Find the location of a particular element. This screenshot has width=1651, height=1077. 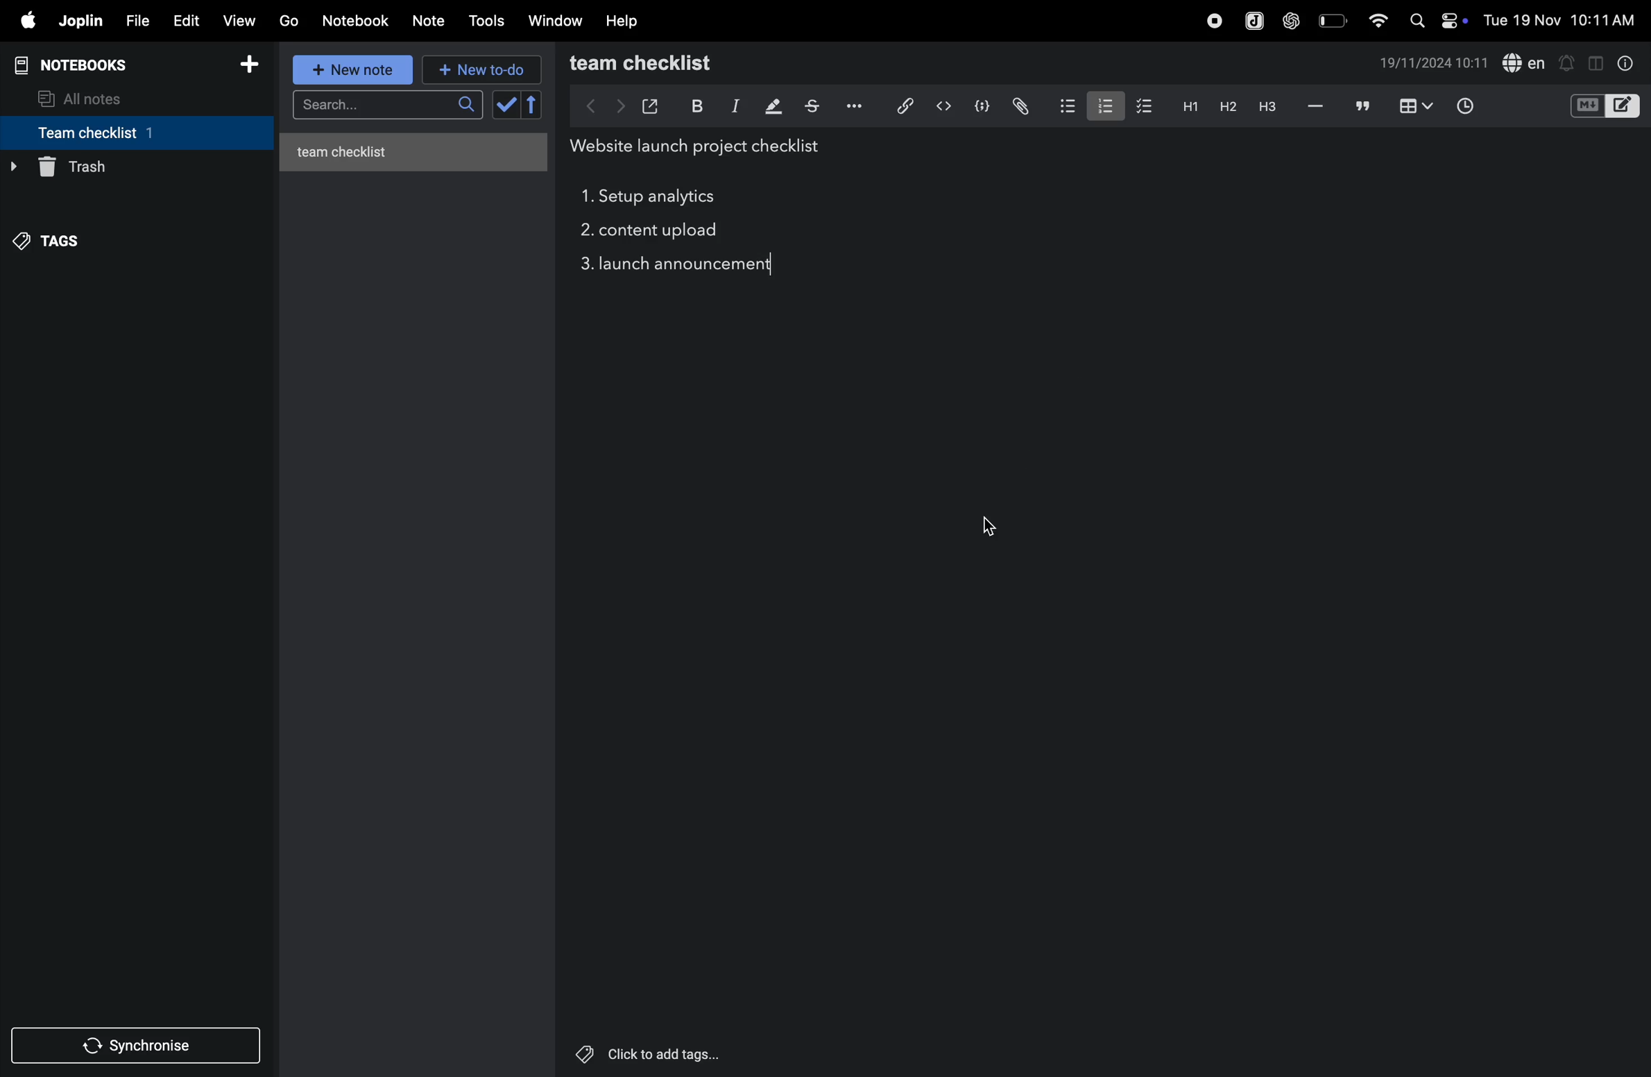

search  is located at coordinates (385, 107).